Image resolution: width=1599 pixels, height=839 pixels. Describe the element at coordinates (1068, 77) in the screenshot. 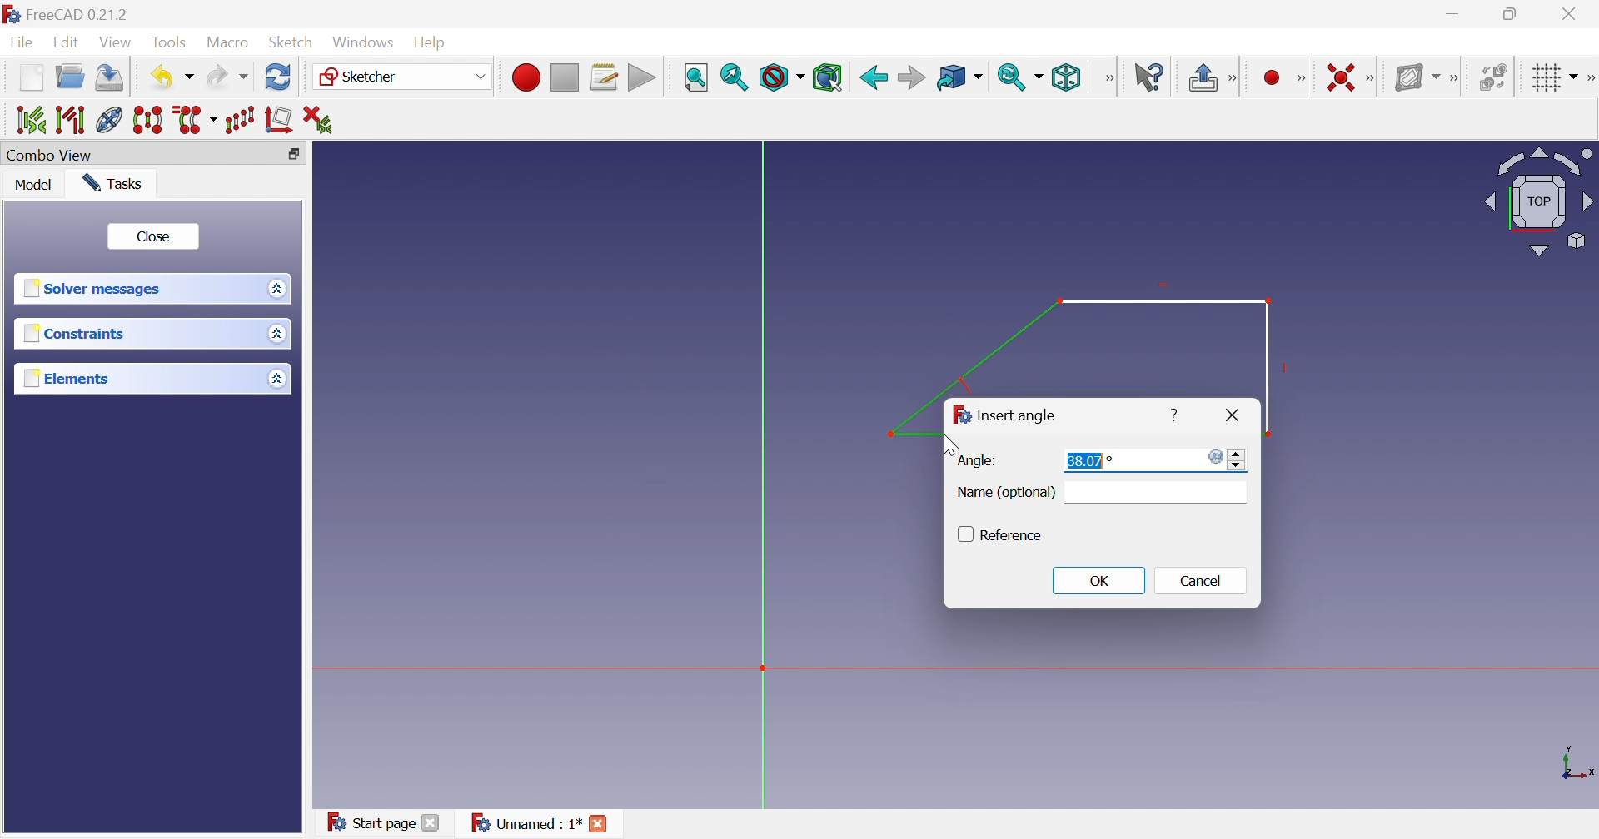

I see `Isometric` at that location.